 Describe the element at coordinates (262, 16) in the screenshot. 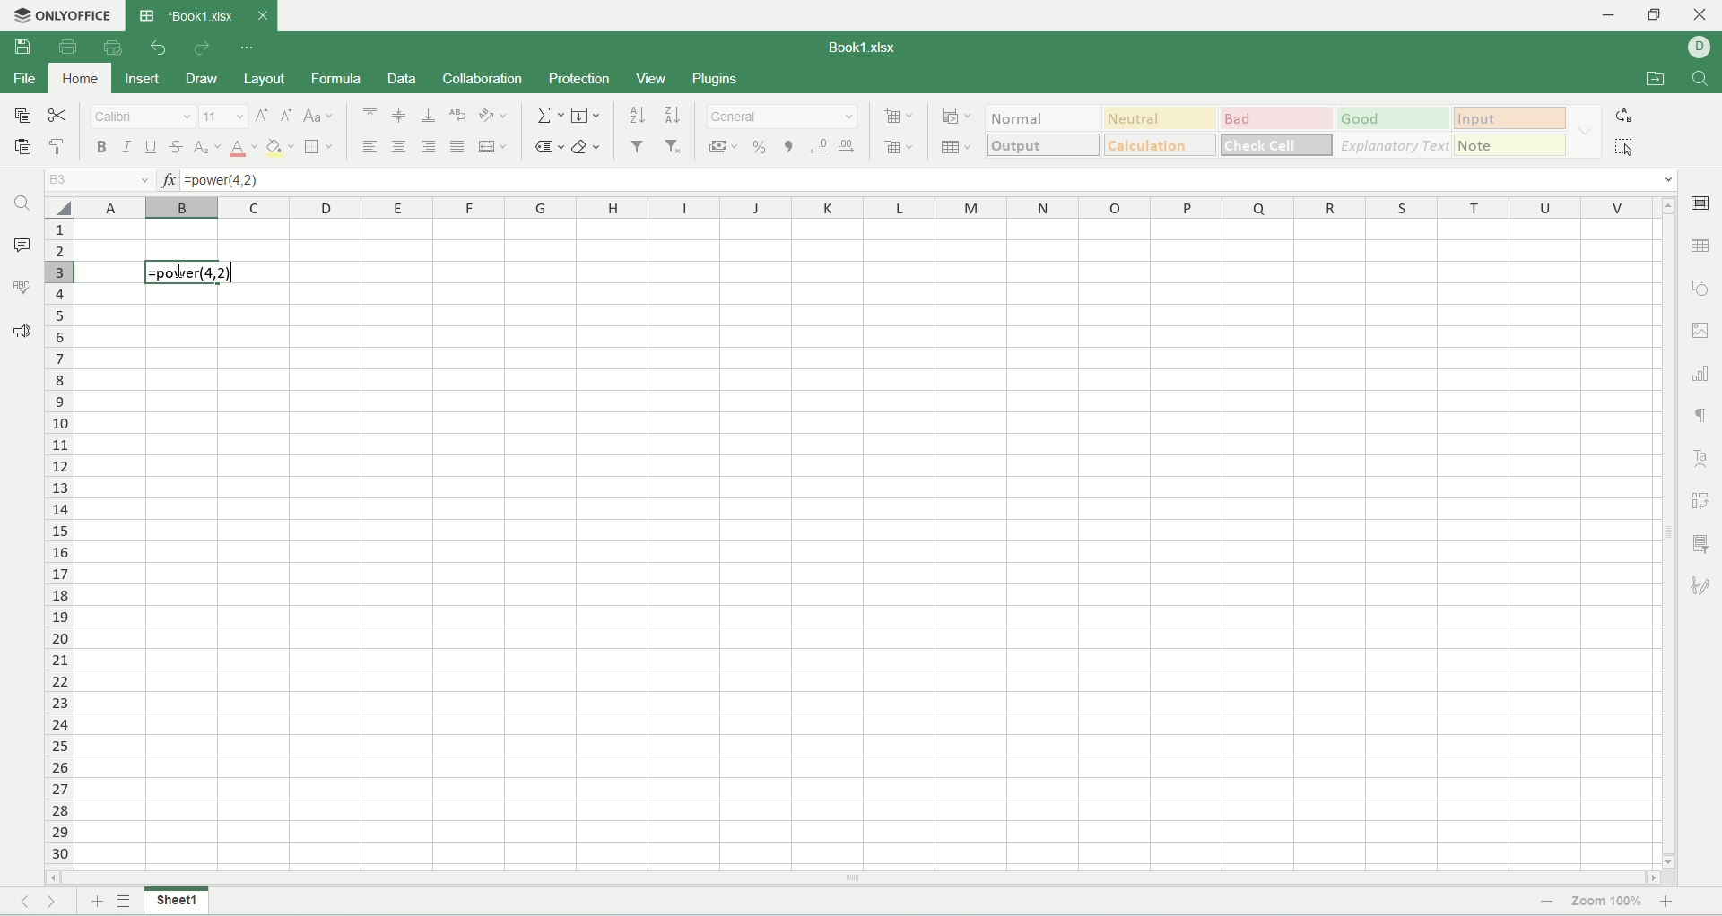

I see `close` at that location.